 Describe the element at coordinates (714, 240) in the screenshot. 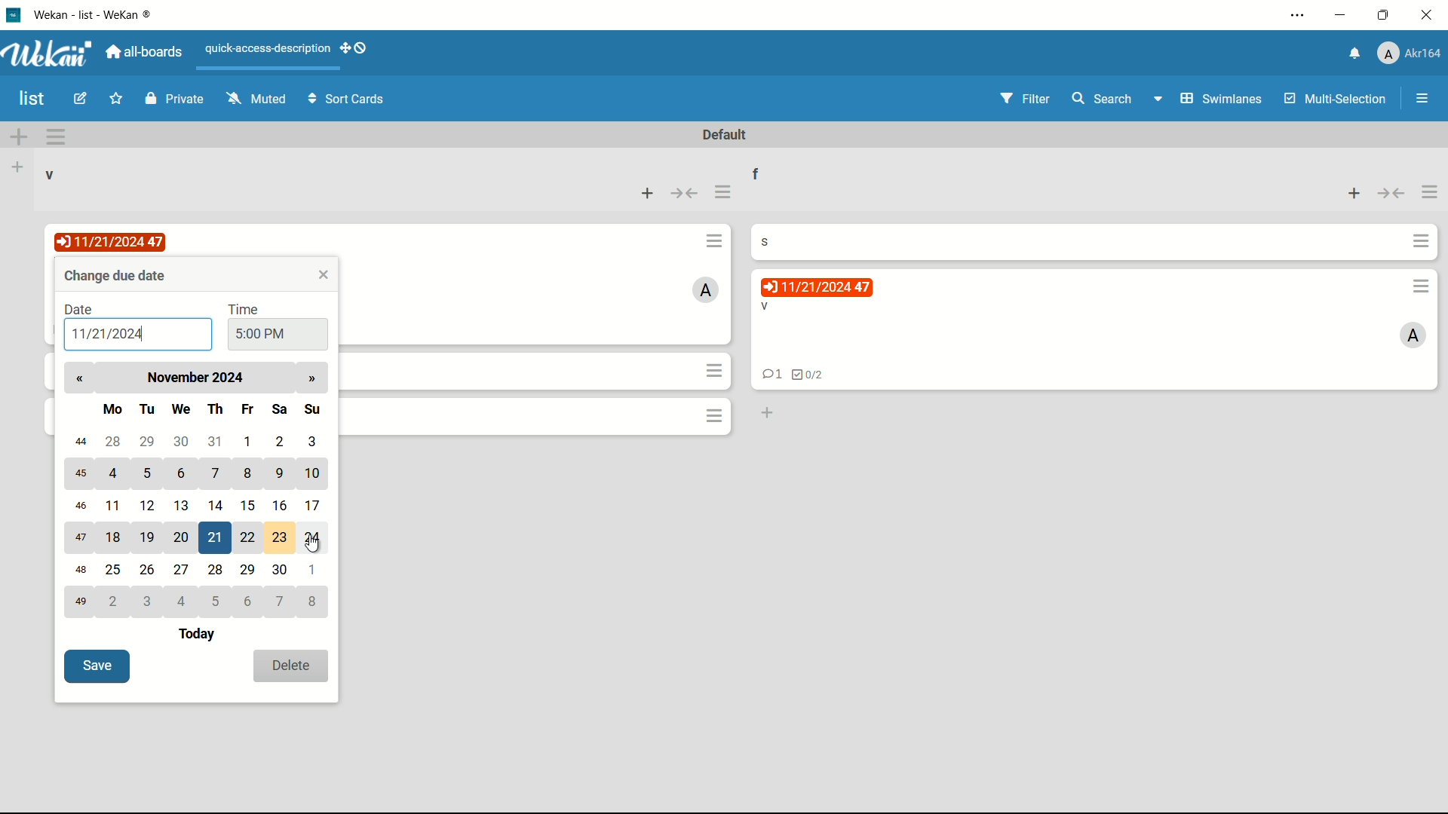

I see `card actions` at that location.